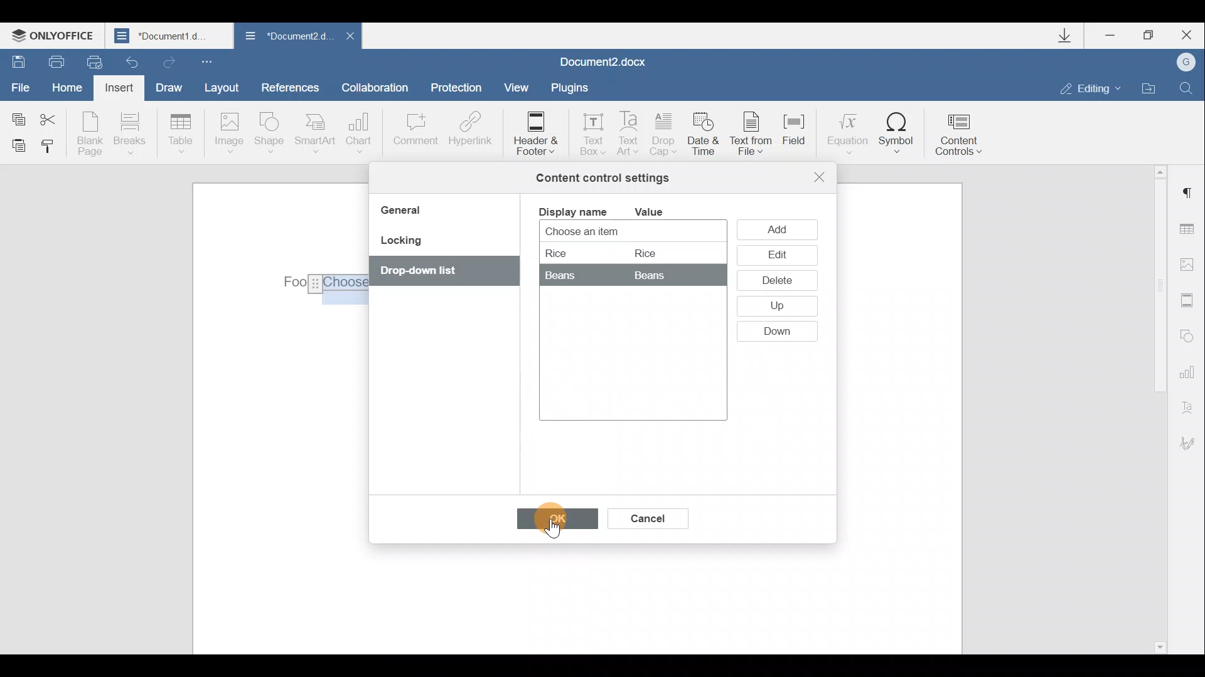  I want to click on Content control settings, so click(602, 178).